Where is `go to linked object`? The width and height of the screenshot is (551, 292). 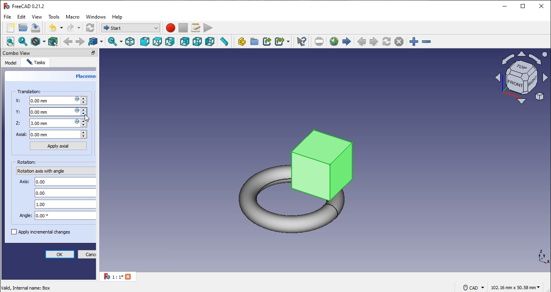 go to linked object is located at coordinates (96, 42).